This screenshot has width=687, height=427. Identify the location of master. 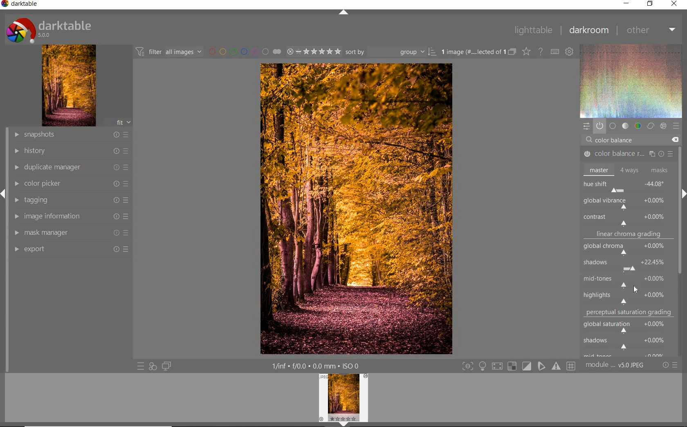
(626, 170).